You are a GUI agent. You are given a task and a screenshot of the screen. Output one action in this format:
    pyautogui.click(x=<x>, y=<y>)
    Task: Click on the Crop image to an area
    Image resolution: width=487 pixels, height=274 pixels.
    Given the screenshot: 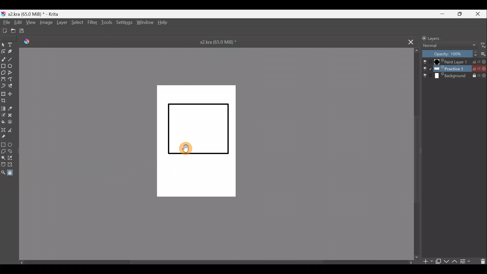 What is the action you would take?
    pyautogui.click(x=5, y=101)
    